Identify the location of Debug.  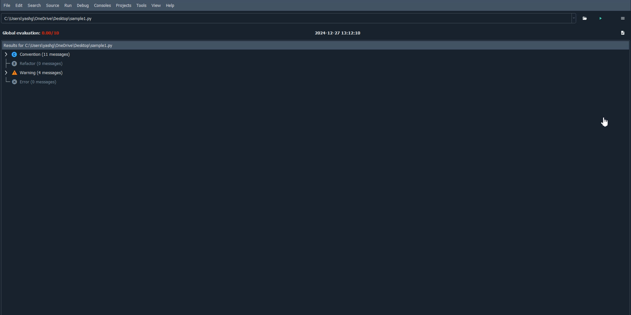
(82, 6).